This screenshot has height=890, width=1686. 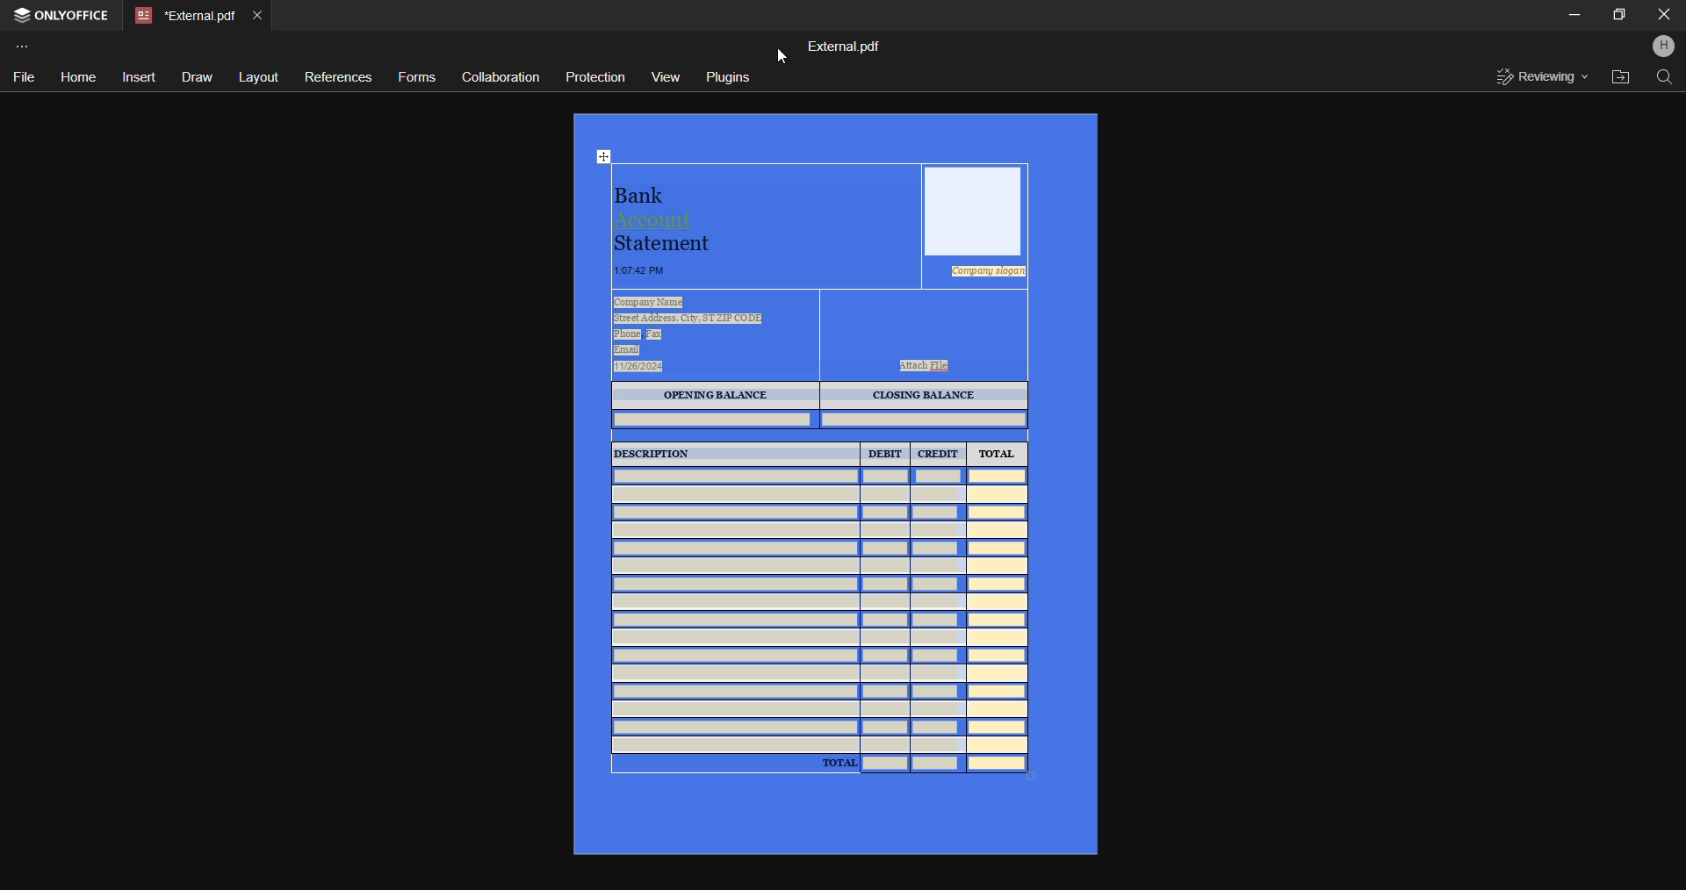 I want to click on Reviewing, so click(x=1539, y=79).